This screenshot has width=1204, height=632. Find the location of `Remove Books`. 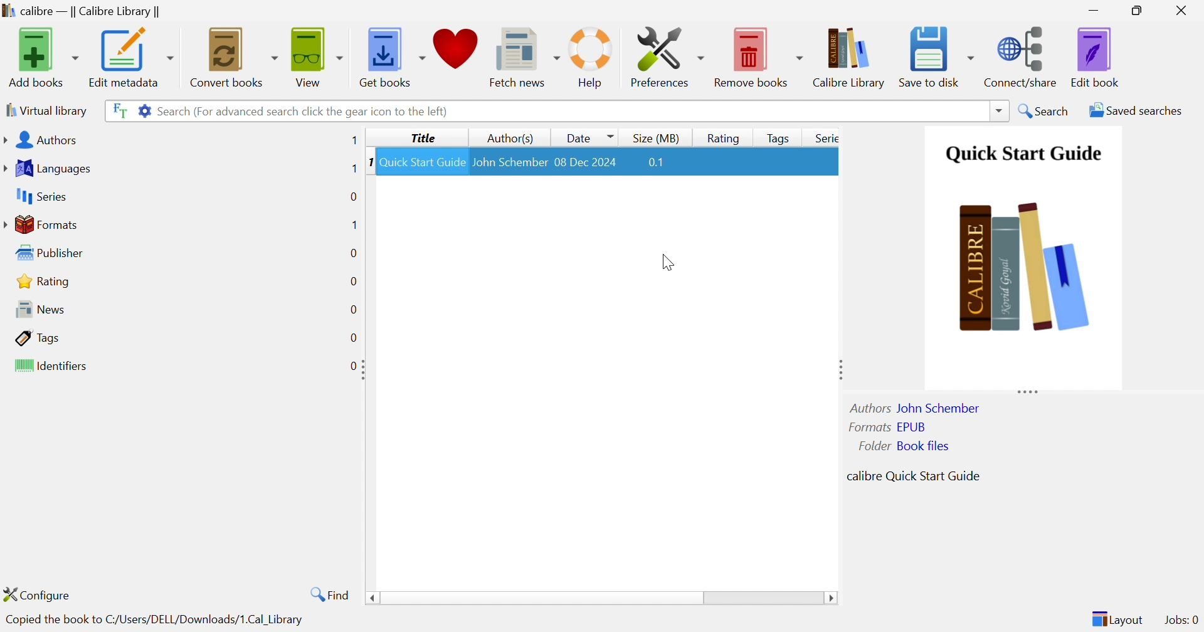

Remove Books is located at coordinates (757, 55).